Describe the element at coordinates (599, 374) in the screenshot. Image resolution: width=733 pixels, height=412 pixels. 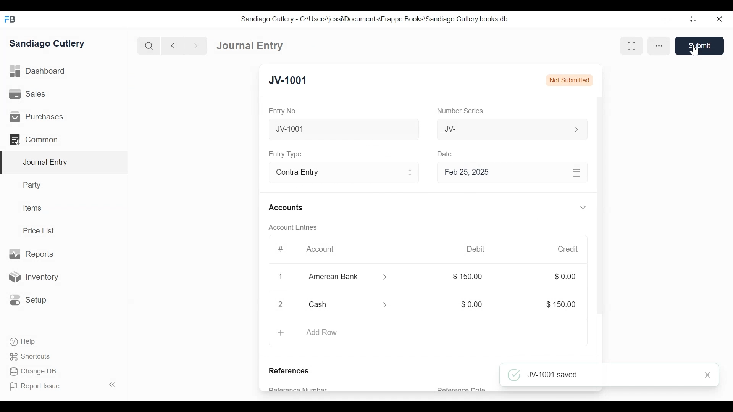
I see `JV-1001 saved` at that location.